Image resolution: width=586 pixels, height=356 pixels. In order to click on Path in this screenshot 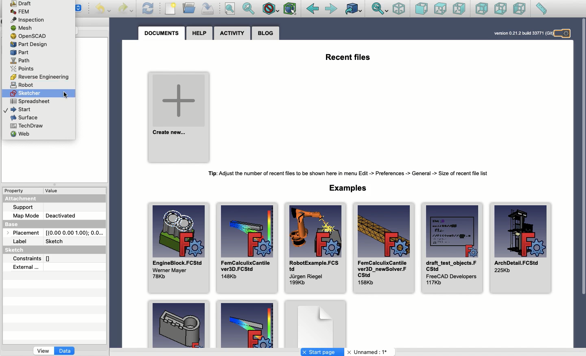, I will do `click(21, 61)`.